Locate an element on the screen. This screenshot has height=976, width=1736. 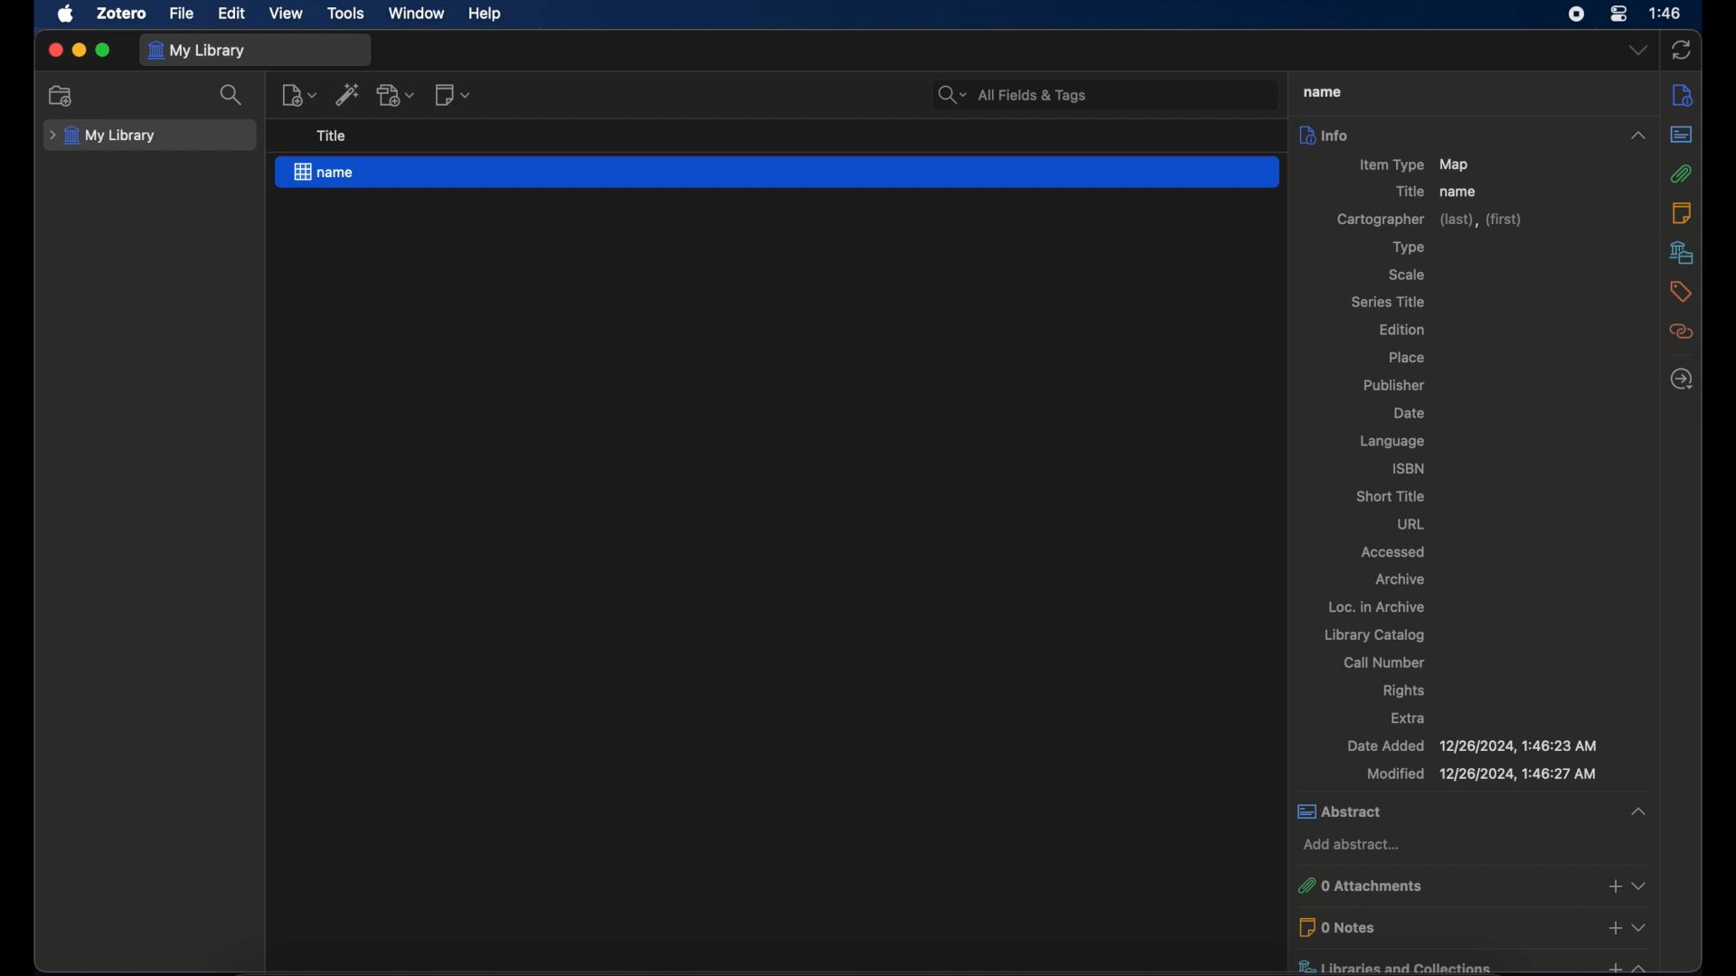
name is located at coordinates (1323, 93).